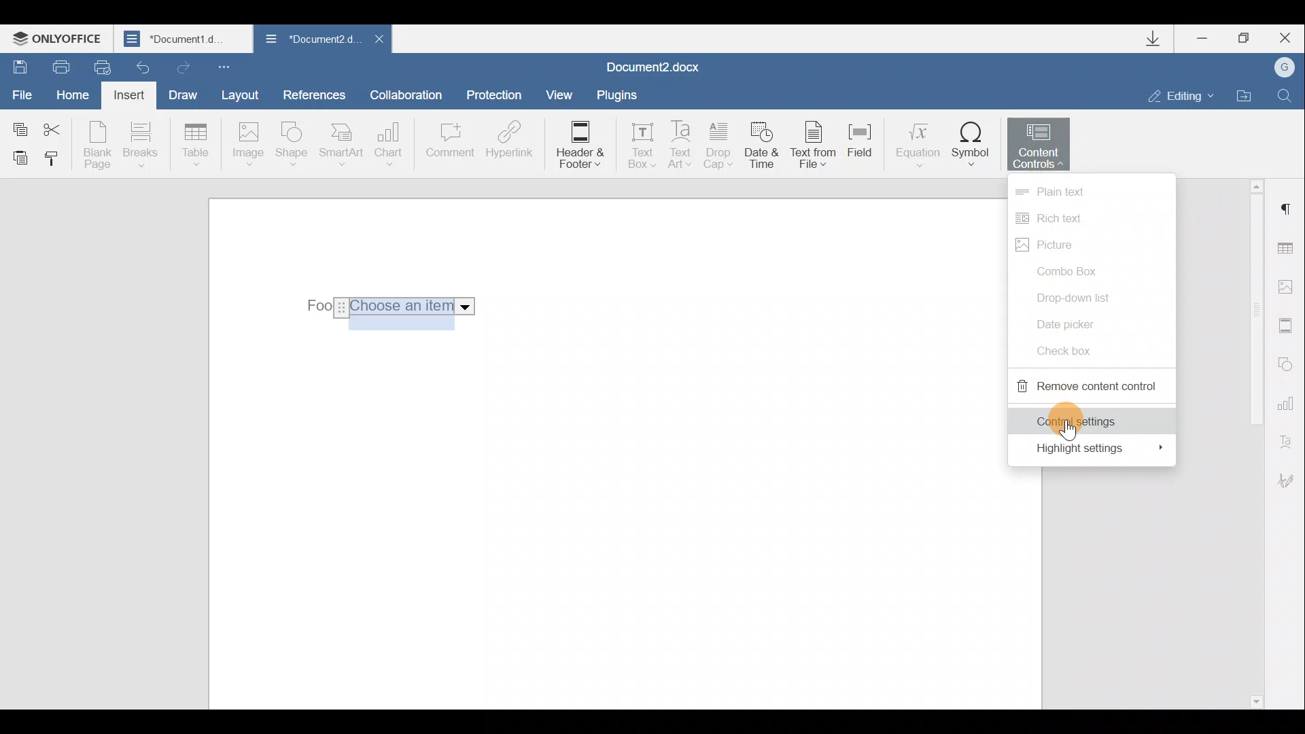 This screenshot has width=1305, height=734. I want to click on Cut, so click(60, 127).